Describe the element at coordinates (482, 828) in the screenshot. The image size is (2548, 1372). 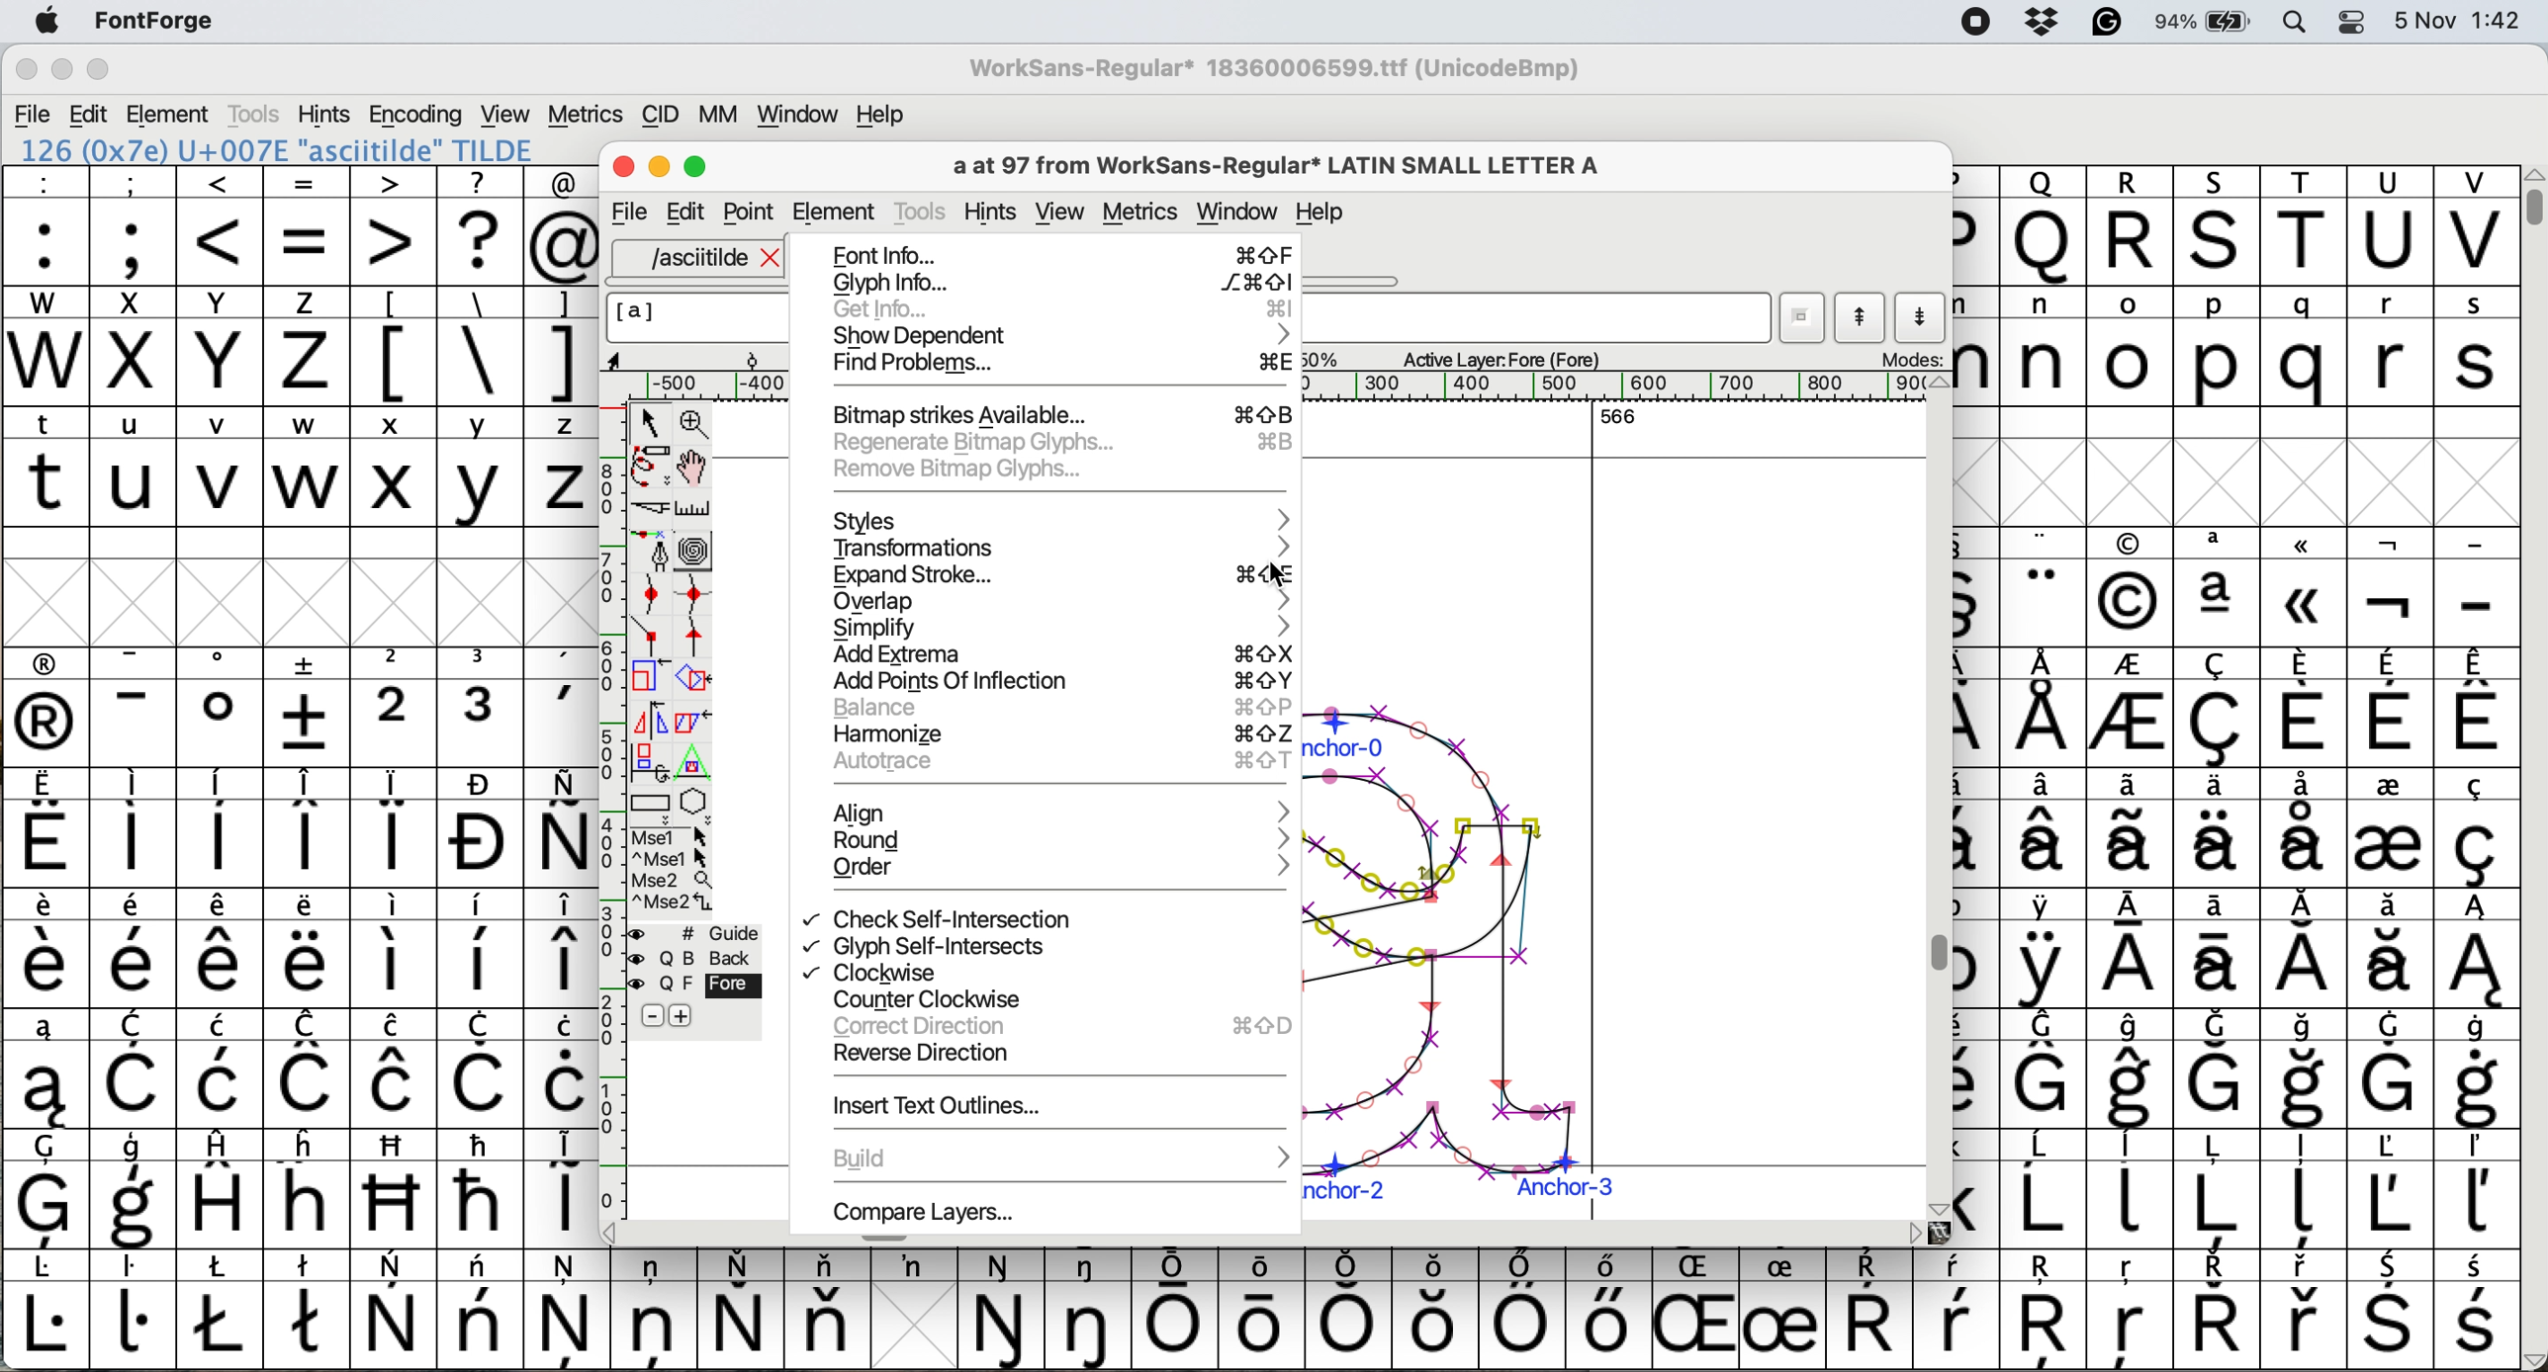
I see `symbol` at that location.